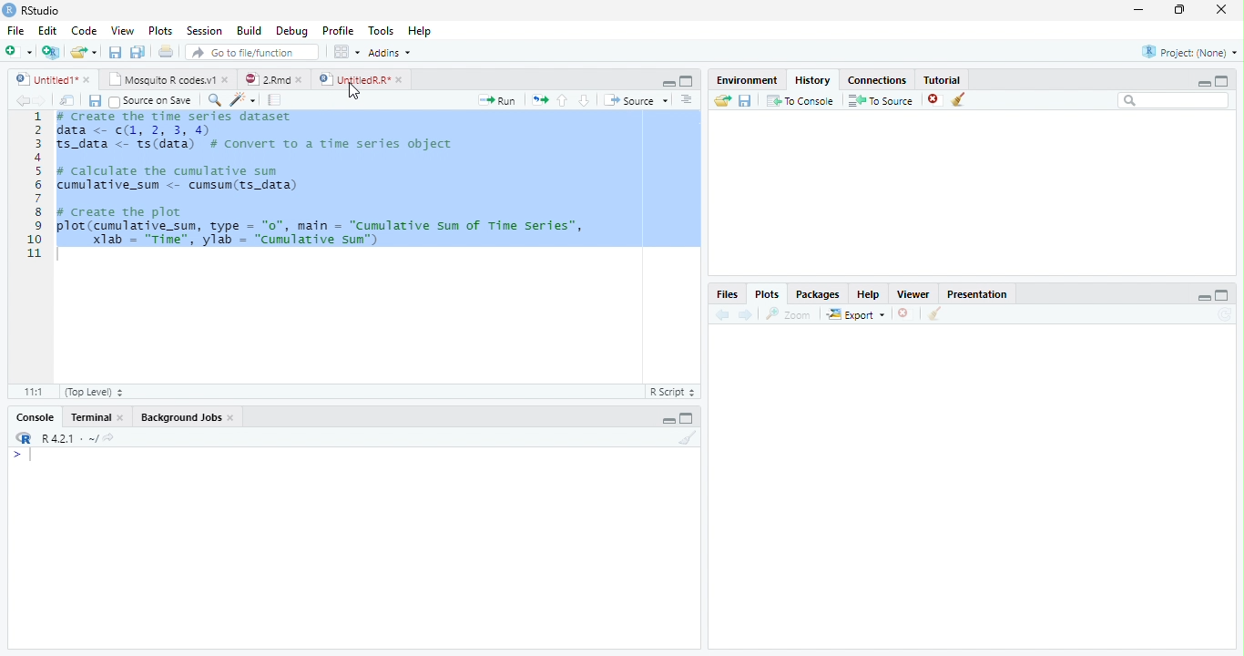  I want to click on Delete, so click(903, 313).